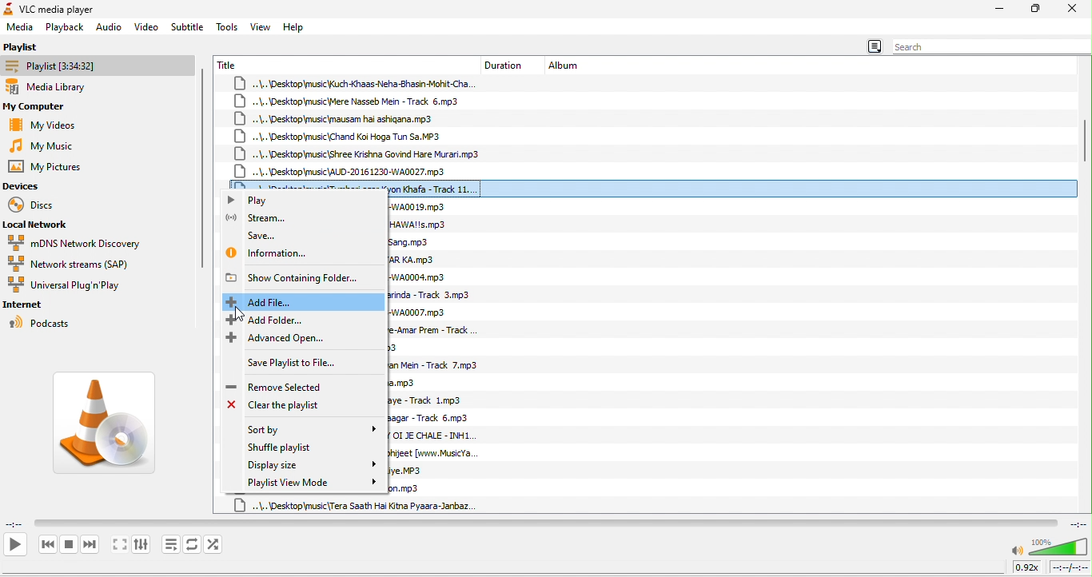 This screenshot has height=577, width=1092. Describe the element at coordinates (215, 544) in the screenshot. I see `random` at that location.